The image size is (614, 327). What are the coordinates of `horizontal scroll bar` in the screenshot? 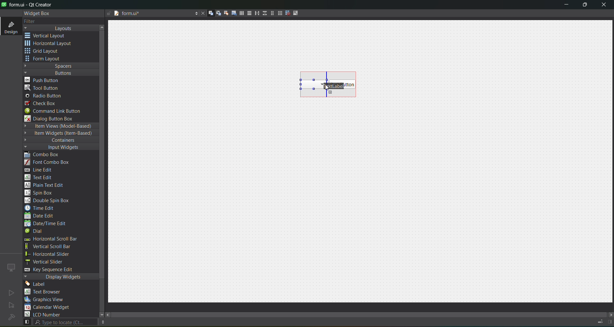 It's located at (50, 240).